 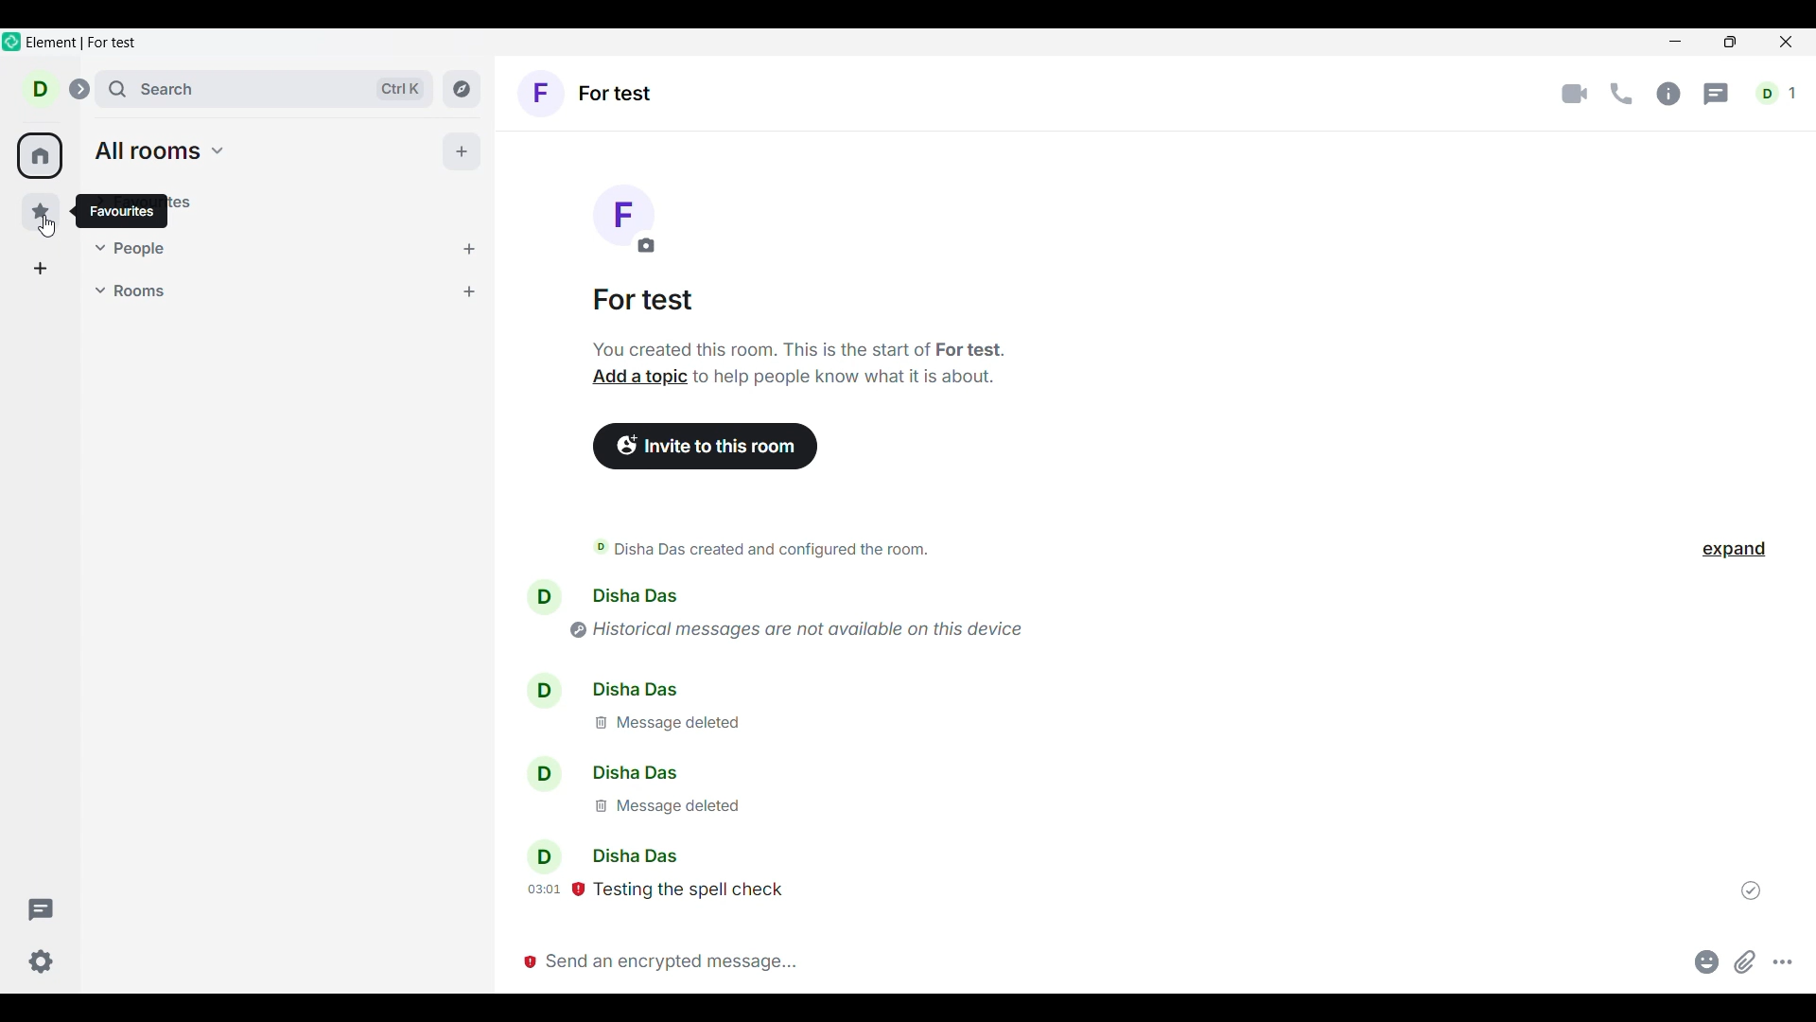 I want to click on favourites tooltips, so click(x=122, y=211).